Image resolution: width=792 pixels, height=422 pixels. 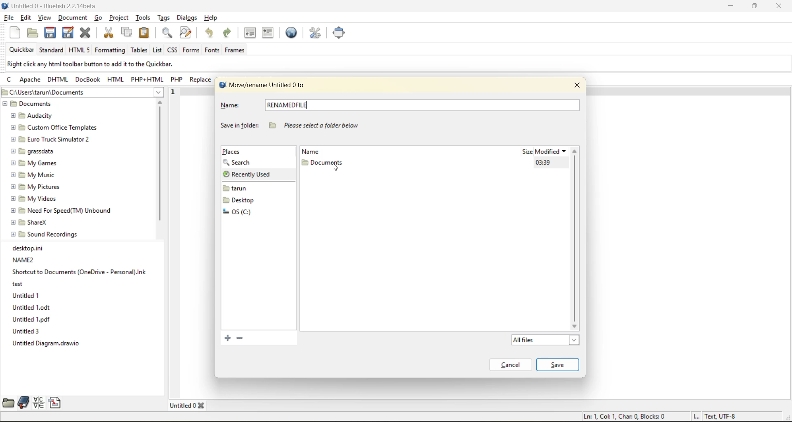 I want to click on Untitled Diagram.drawio, so click(x=48, y=343).